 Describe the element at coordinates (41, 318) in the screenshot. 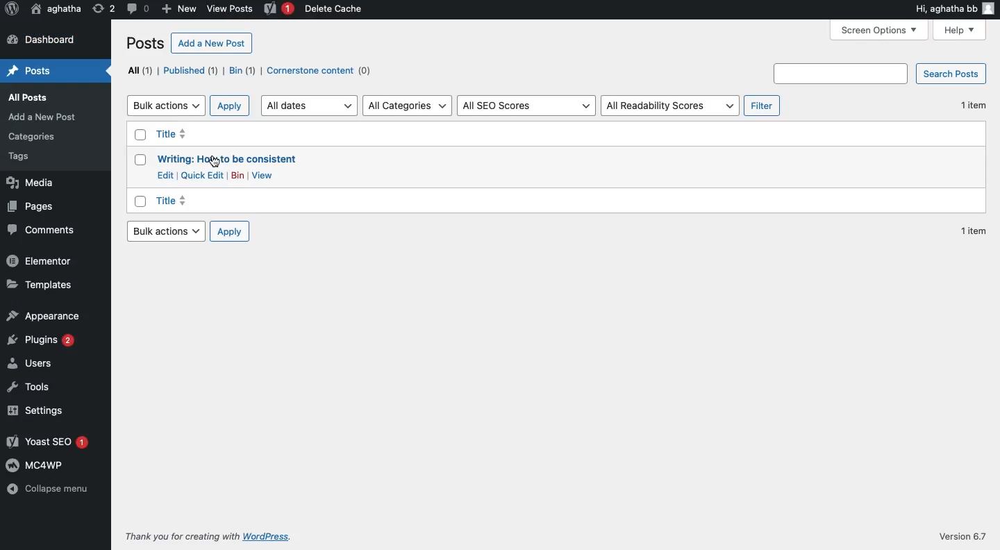

I see `Appearance` at that location.